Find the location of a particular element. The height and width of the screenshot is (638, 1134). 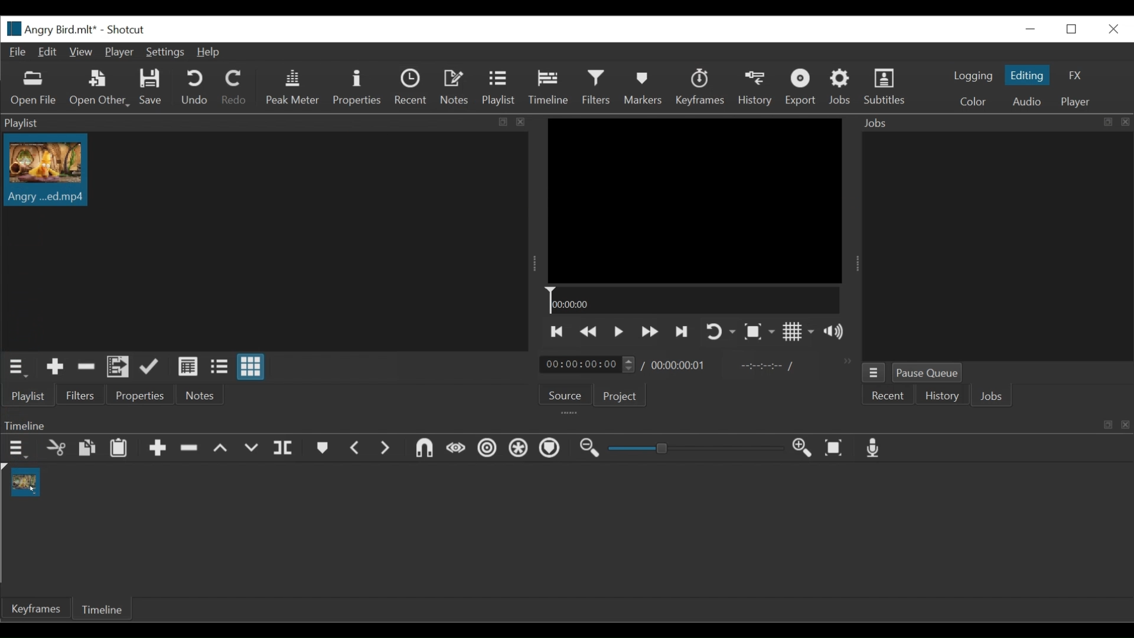

Set First Simple keyframe is located at coordinates (453, 448).